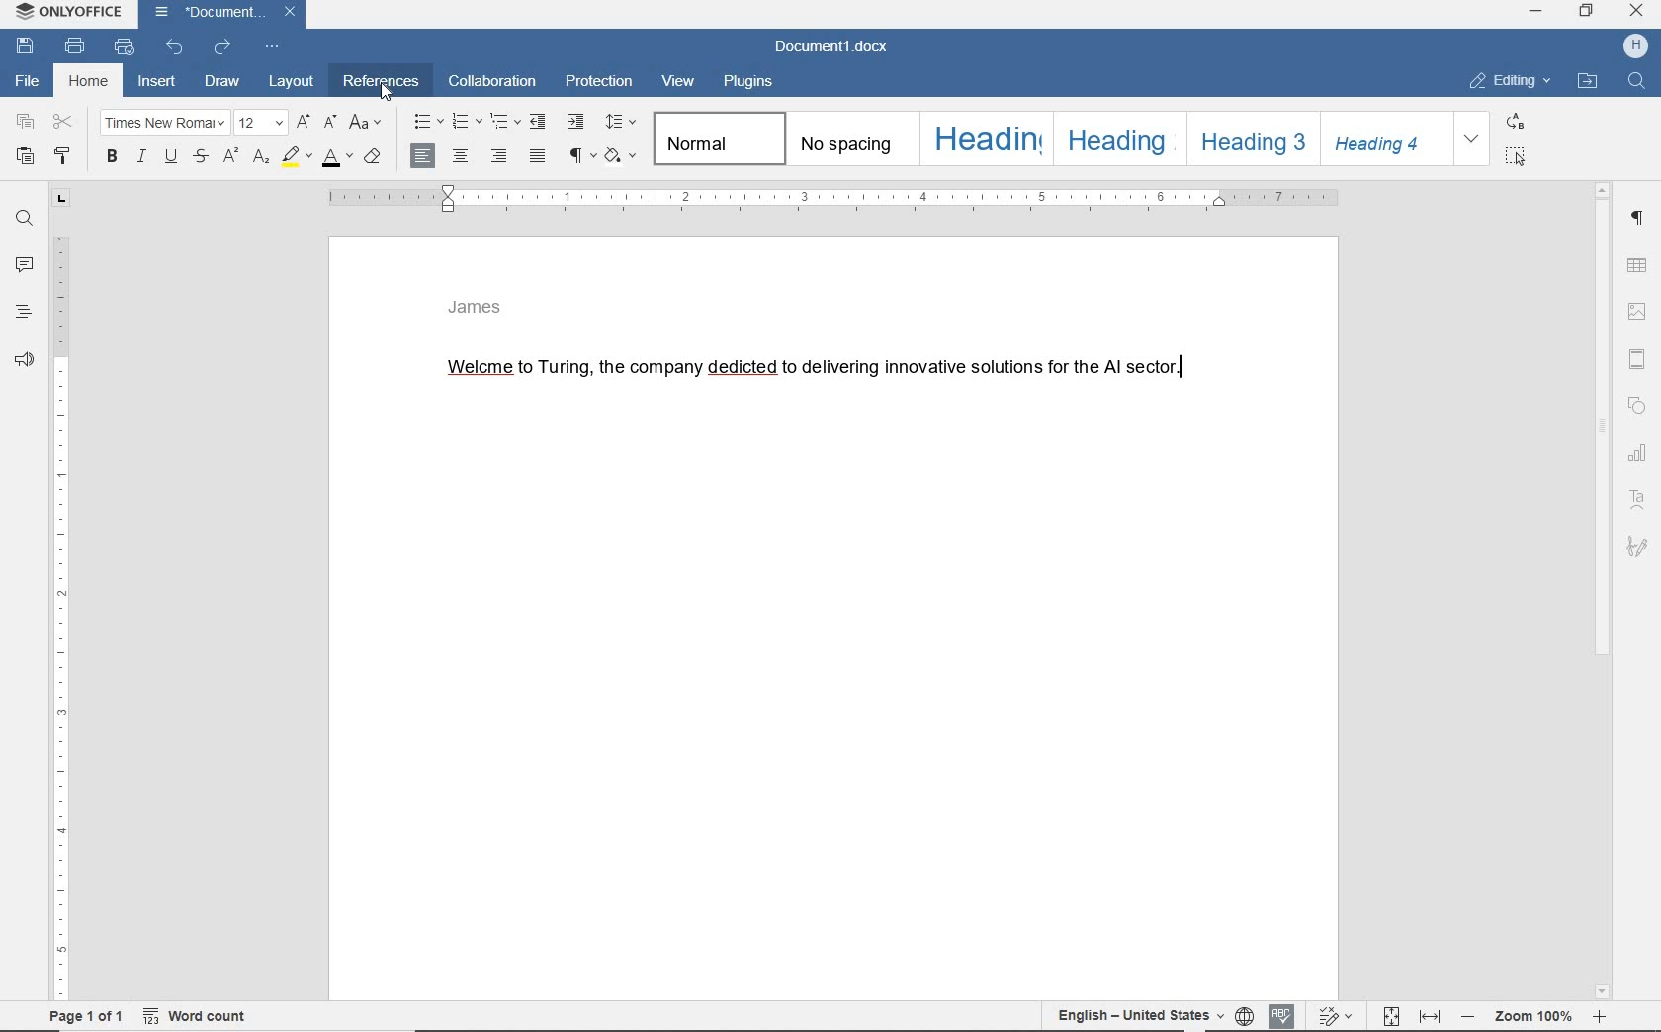 The image size is (1661, 1032). Describe the element at coordinates (986, 137) in the screenshot. I see `Heading 1` at that location.